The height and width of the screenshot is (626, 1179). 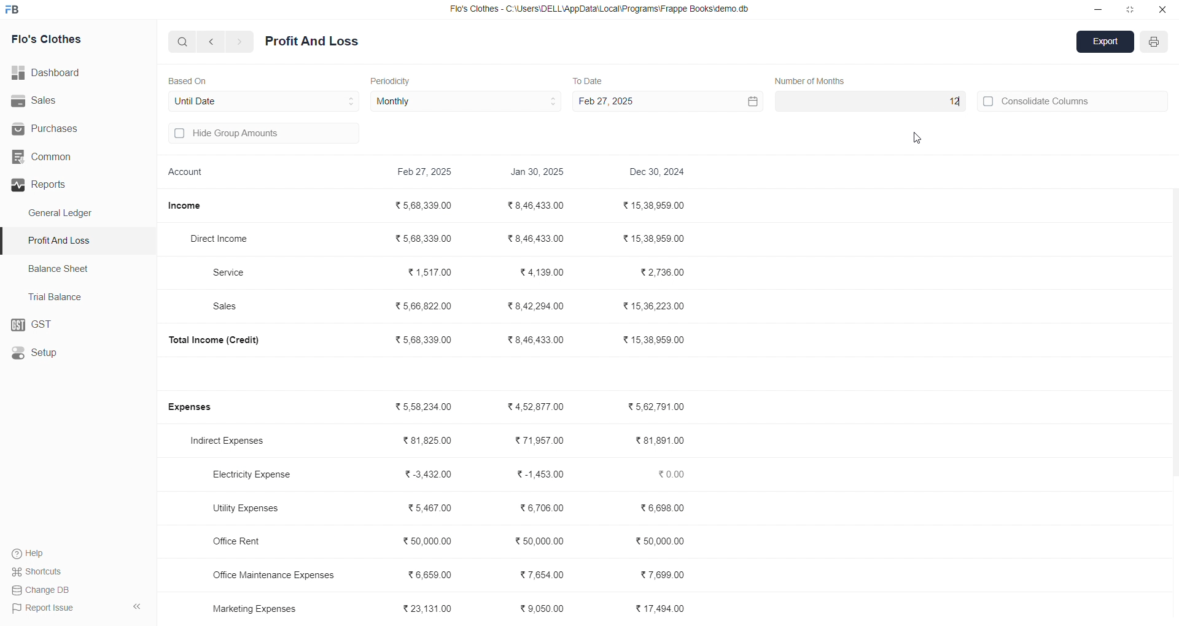 I want to click on To Date, so click(x=587, y=80).